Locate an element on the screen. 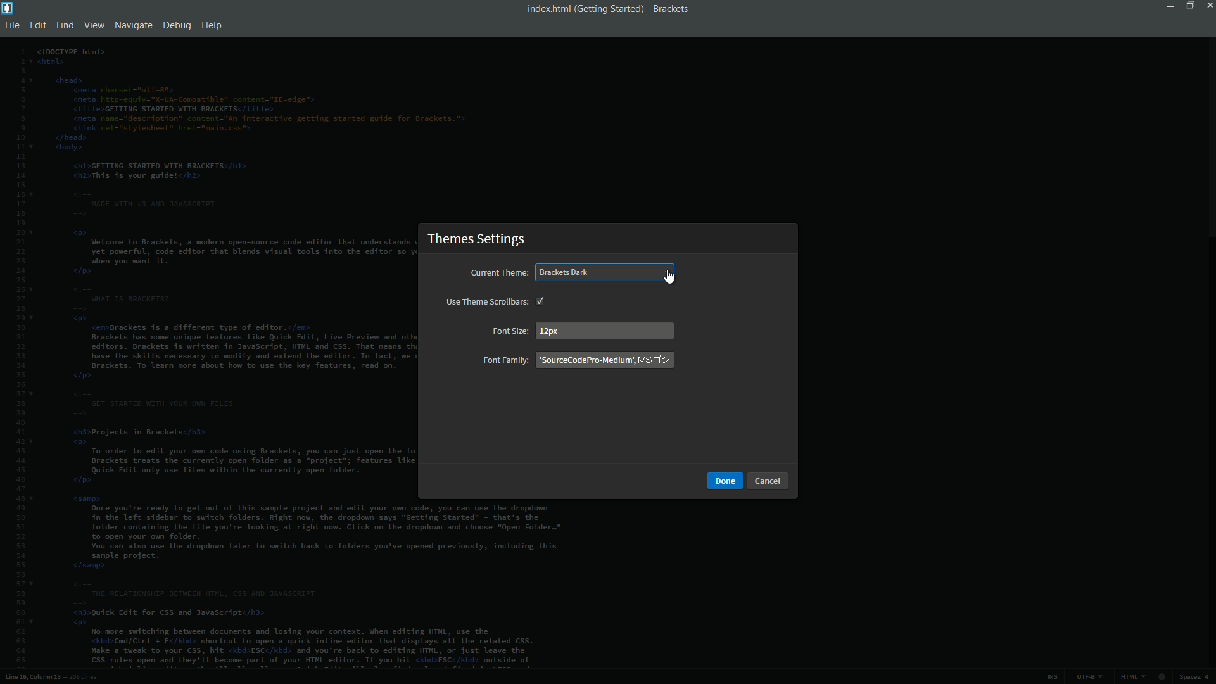  font family name is located at coordinates (604, 359).